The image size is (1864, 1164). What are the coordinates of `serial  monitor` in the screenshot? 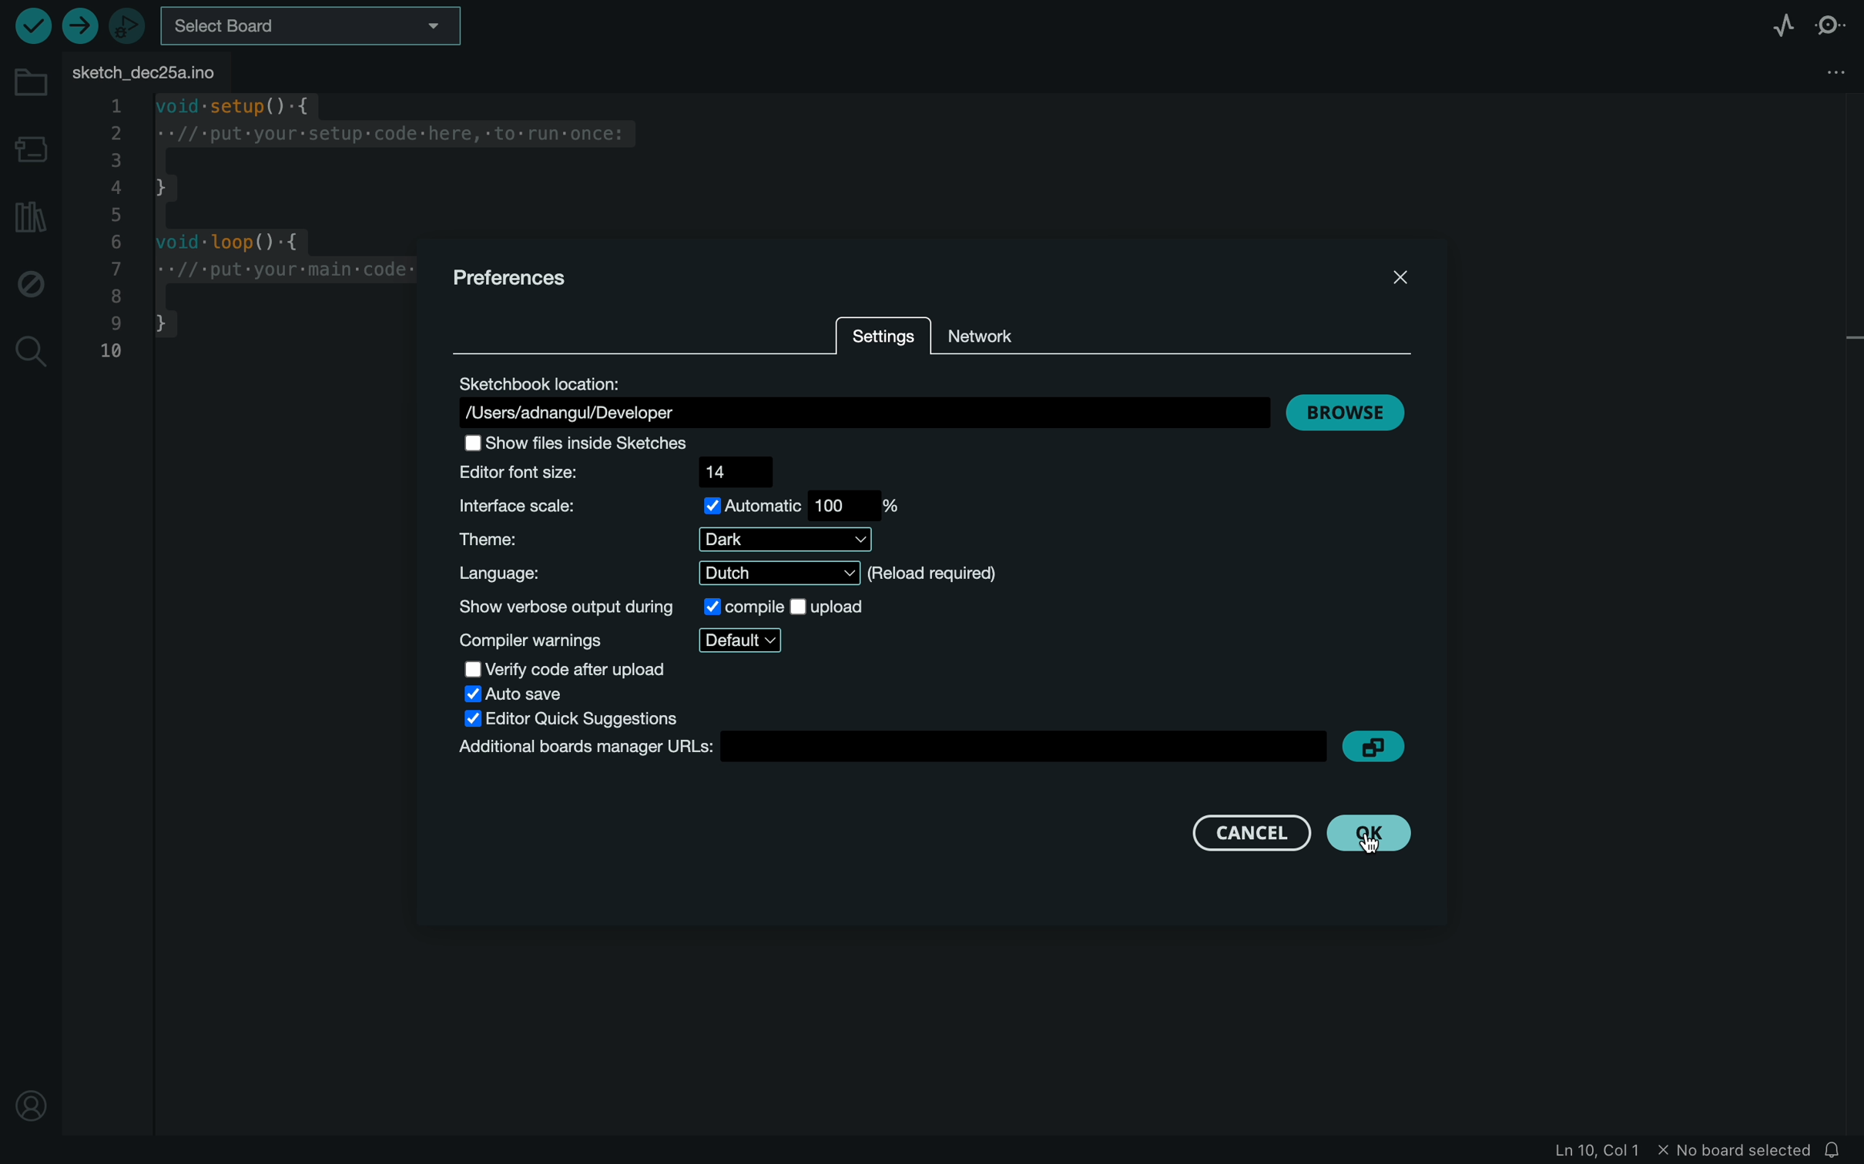 It's located at (1831, 25).